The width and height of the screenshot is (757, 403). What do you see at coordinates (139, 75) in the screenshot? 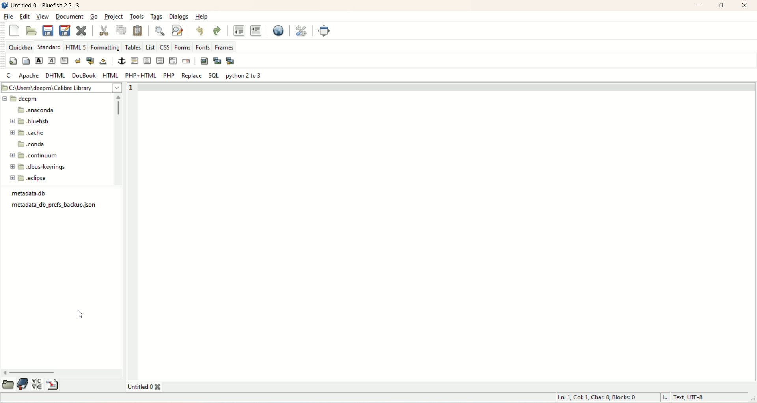
I see `PHP+HTML` at bounding box center [139, 75].